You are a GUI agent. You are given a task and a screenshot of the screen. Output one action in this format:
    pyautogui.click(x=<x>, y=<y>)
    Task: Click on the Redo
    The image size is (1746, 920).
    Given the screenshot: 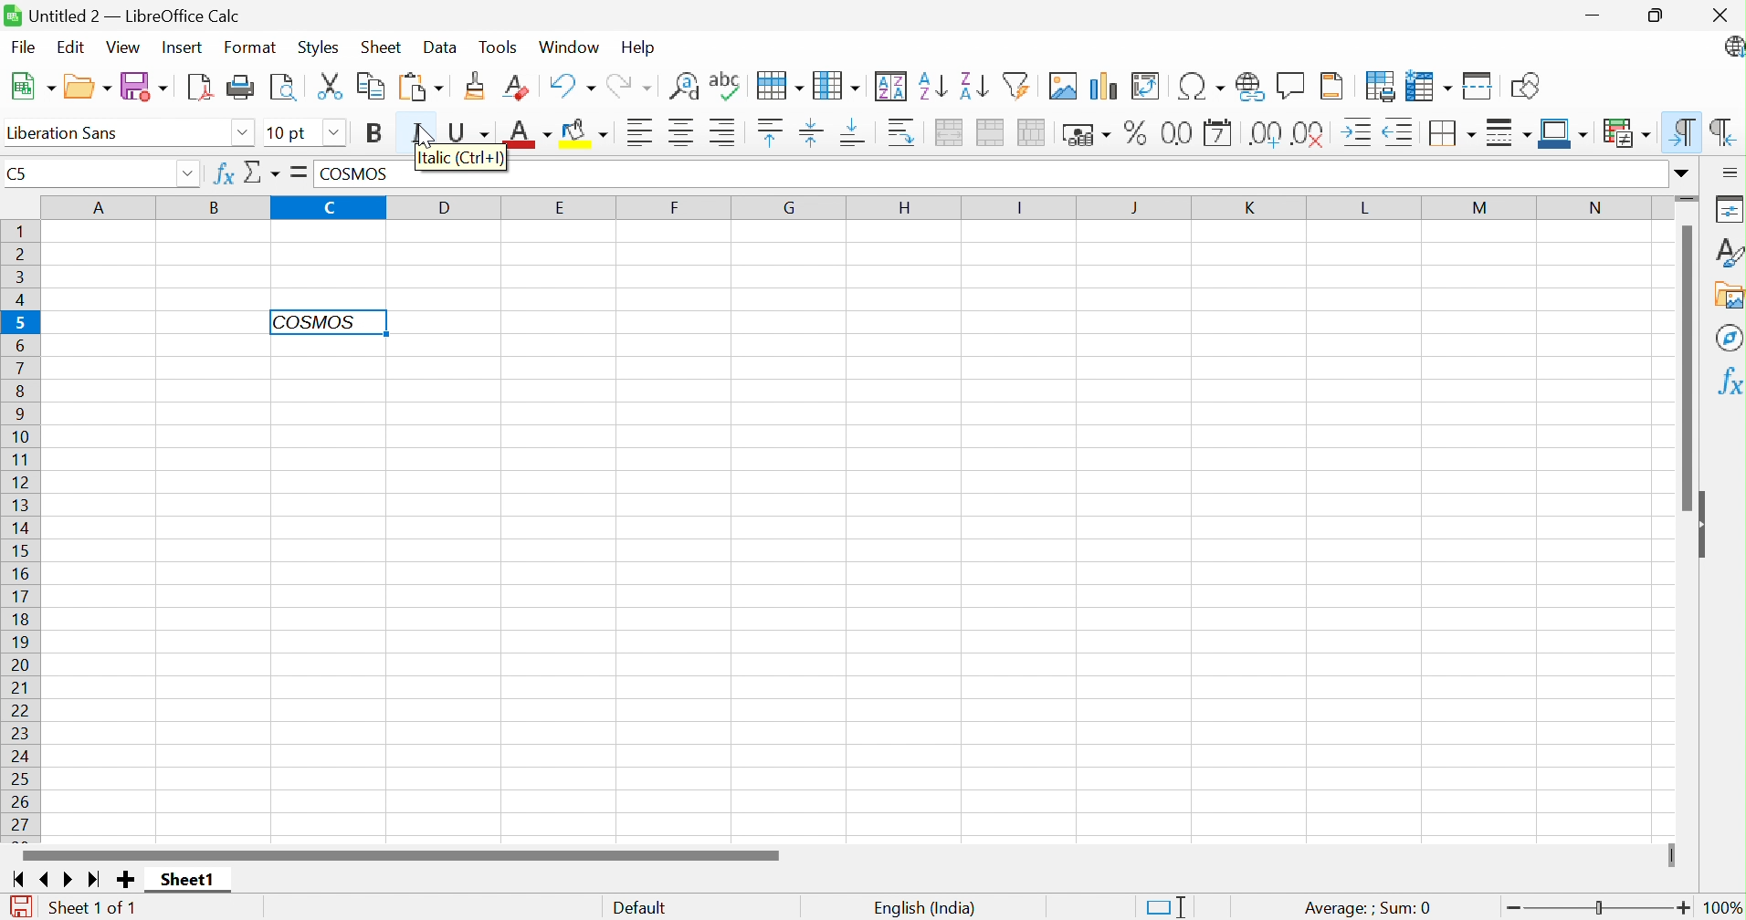 What is the action you would take?
    pyautogui.click(x=628, y=88)
    